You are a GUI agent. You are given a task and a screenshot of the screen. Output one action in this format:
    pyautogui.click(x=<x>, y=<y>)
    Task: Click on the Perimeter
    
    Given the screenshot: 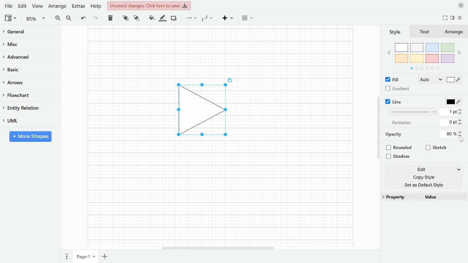 What is the action you would take?
    pyautogui.click(x=400, y=123)
    